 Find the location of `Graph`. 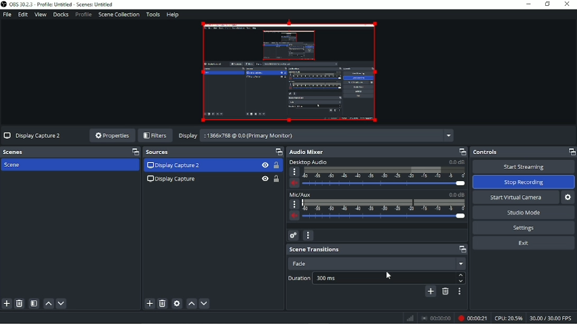

Graph is located at coordinates (410, 319).